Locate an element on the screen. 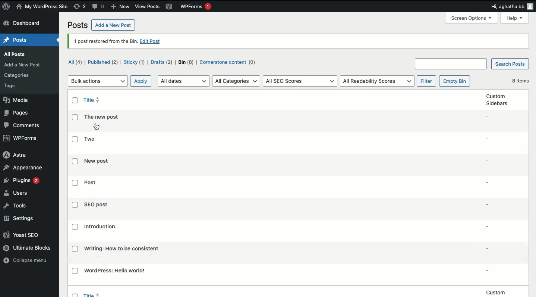  Checkbox is located at coordinates (75, 226).